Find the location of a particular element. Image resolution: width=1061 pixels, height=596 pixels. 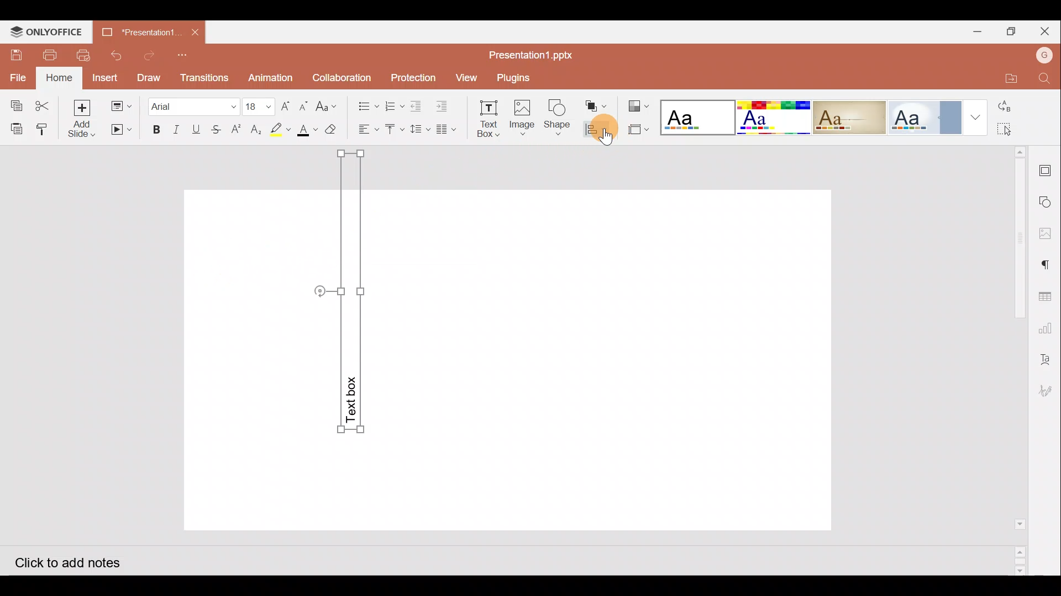

Draw is located at coordinates (148, 77).